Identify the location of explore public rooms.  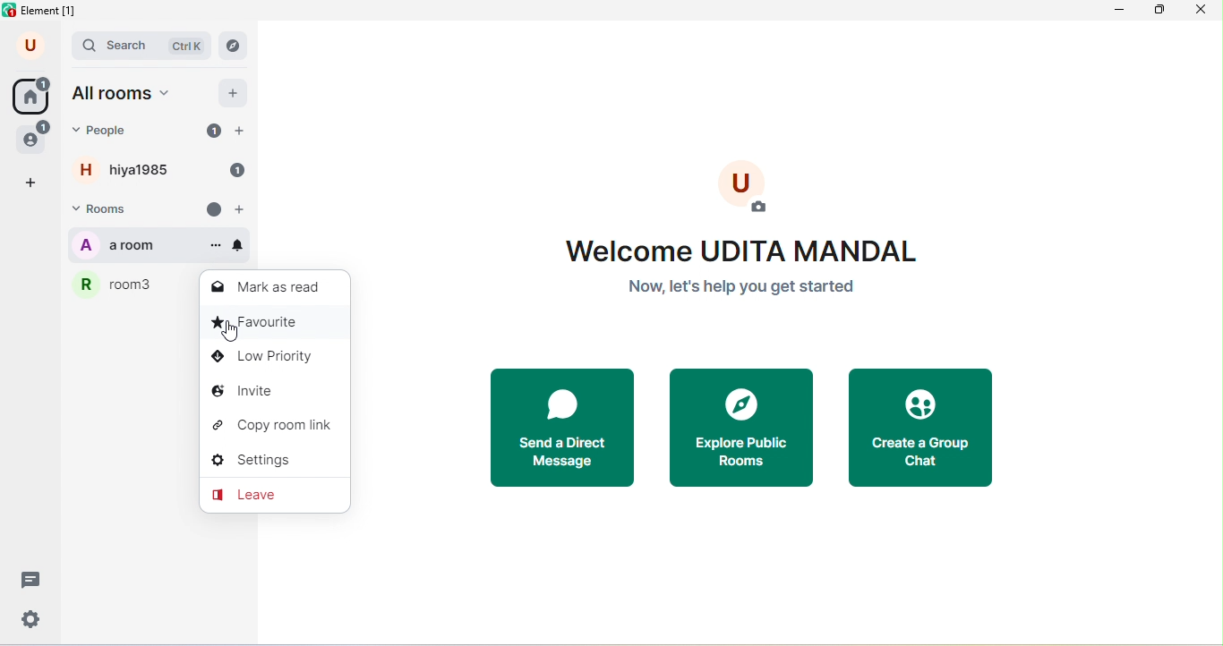
(748, 430).